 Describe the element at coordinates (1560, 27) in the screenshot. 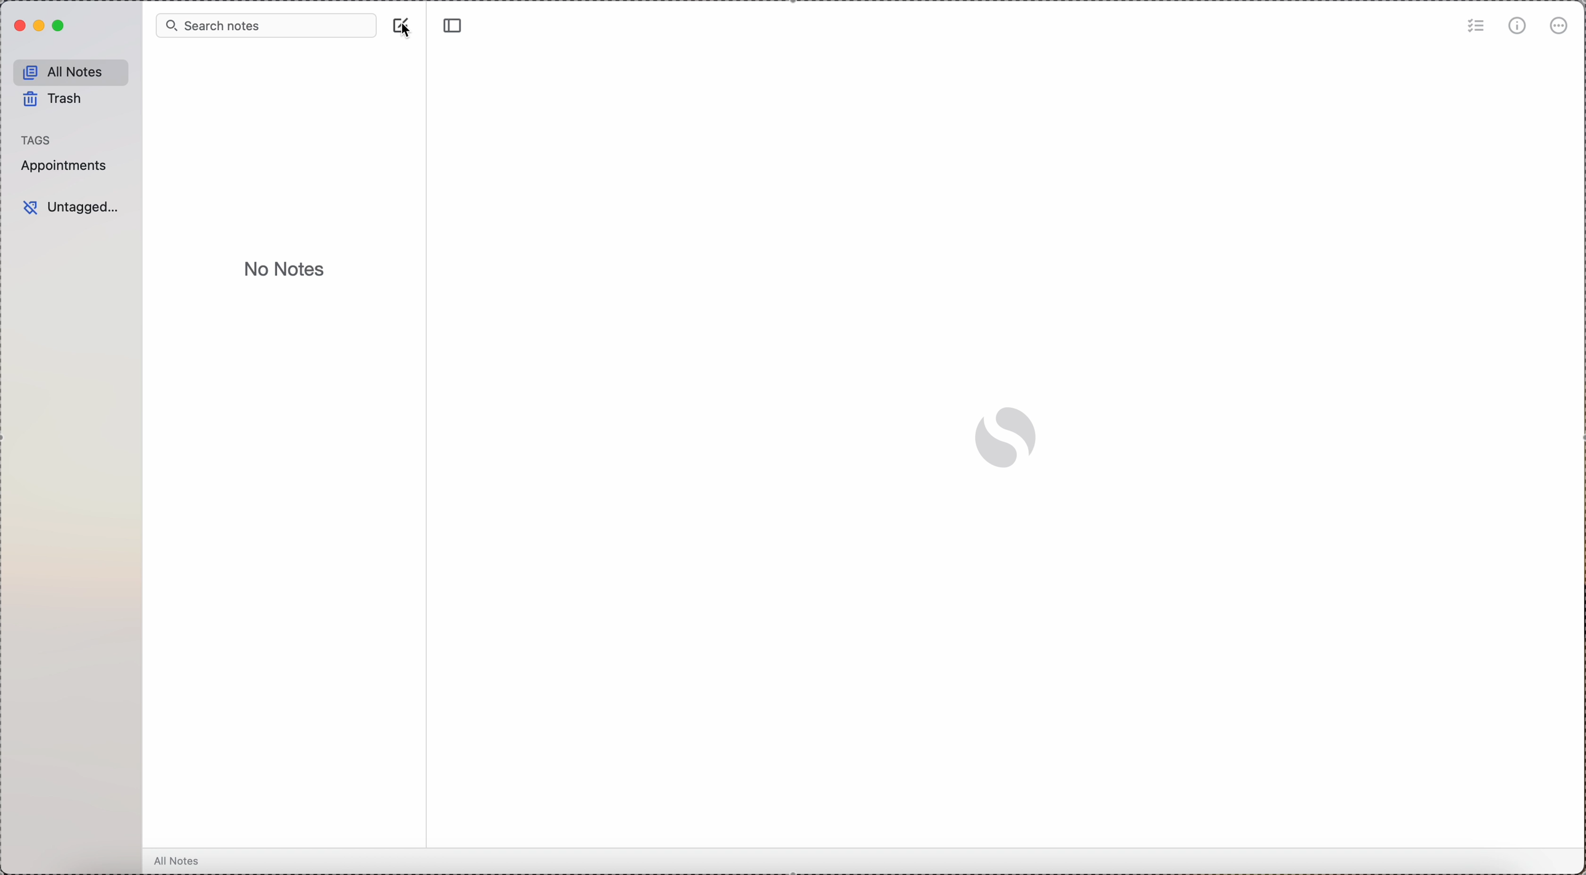

I see `more options` at that location.